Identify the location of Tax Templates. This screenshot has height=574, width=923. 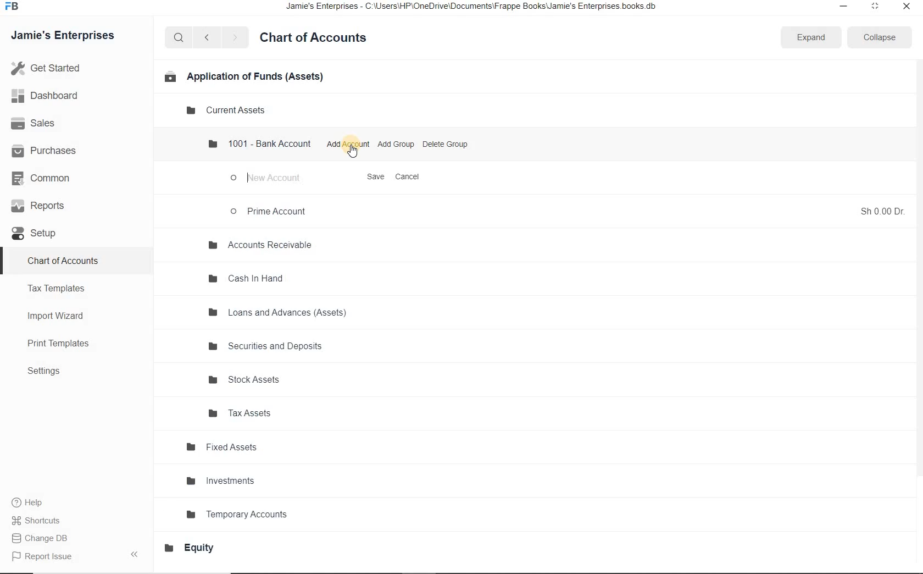
(60, 288).